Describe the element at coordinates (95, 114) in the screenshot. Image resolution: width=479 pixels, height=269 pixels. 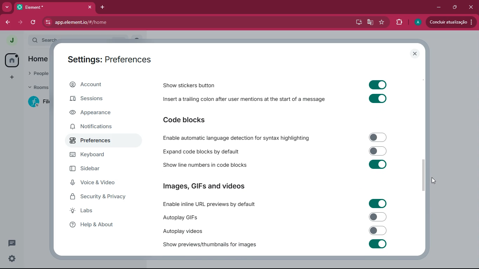
I see `appearance` at that location.